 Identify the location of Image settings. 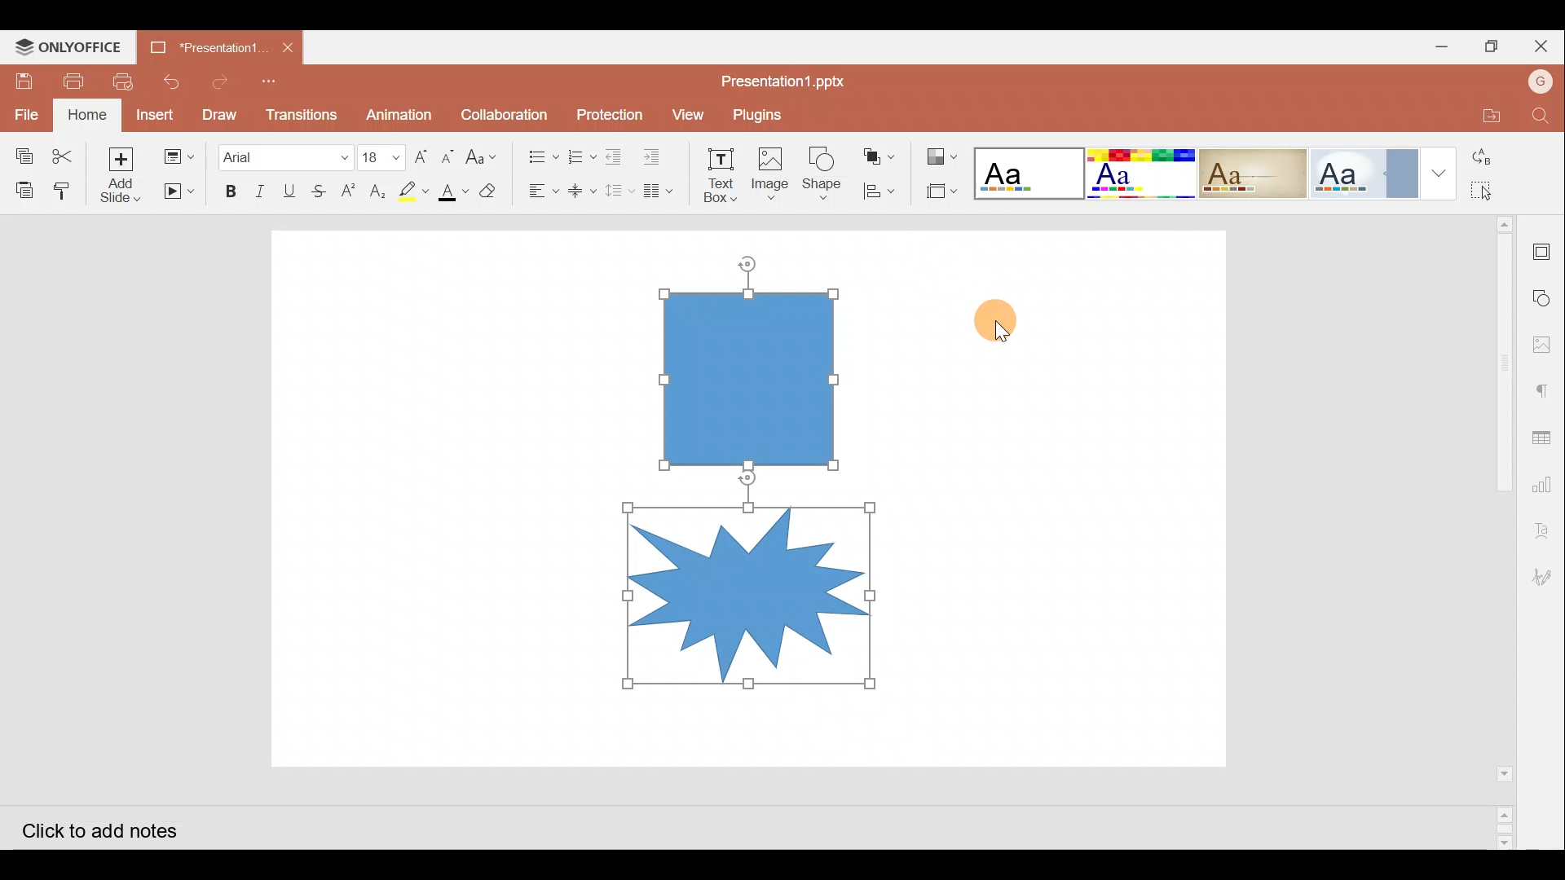
(1546, 340).